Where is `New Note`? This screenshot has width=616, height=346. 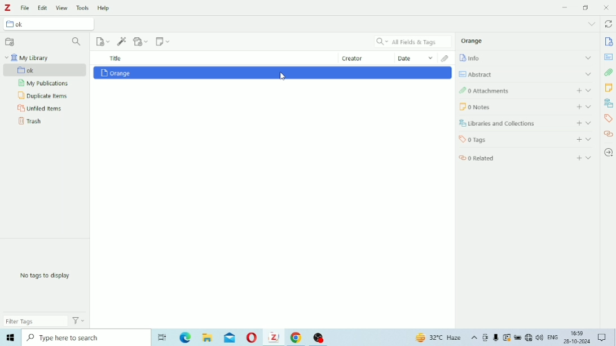
New Note is located at coordinates (163, 41).